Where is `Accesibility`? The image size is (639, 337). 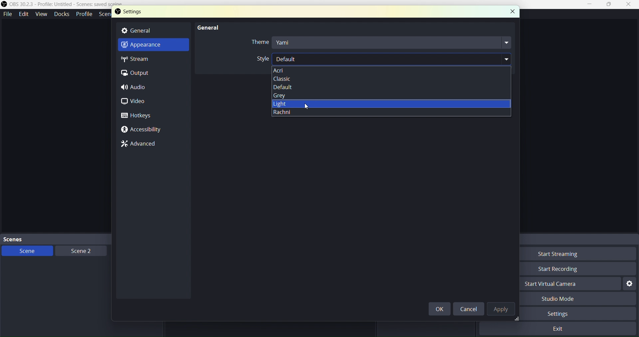 Accesibility is located at coordinates (142, 130).